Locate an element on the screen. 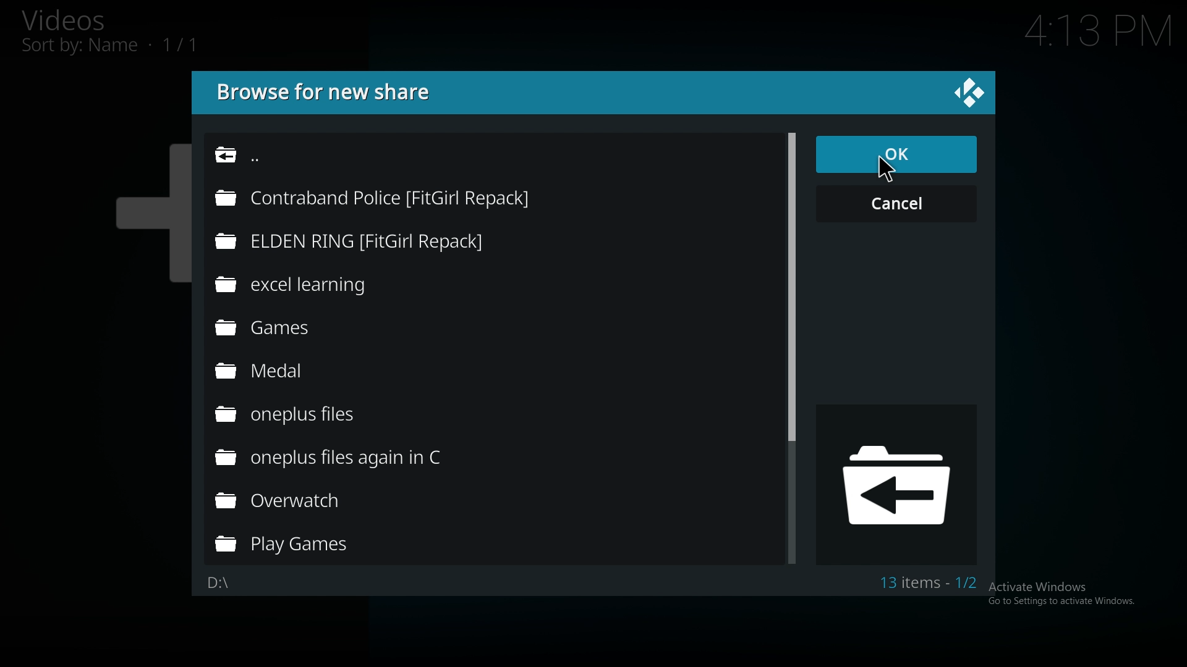  scroll bar is located at coordinates (791, 286).